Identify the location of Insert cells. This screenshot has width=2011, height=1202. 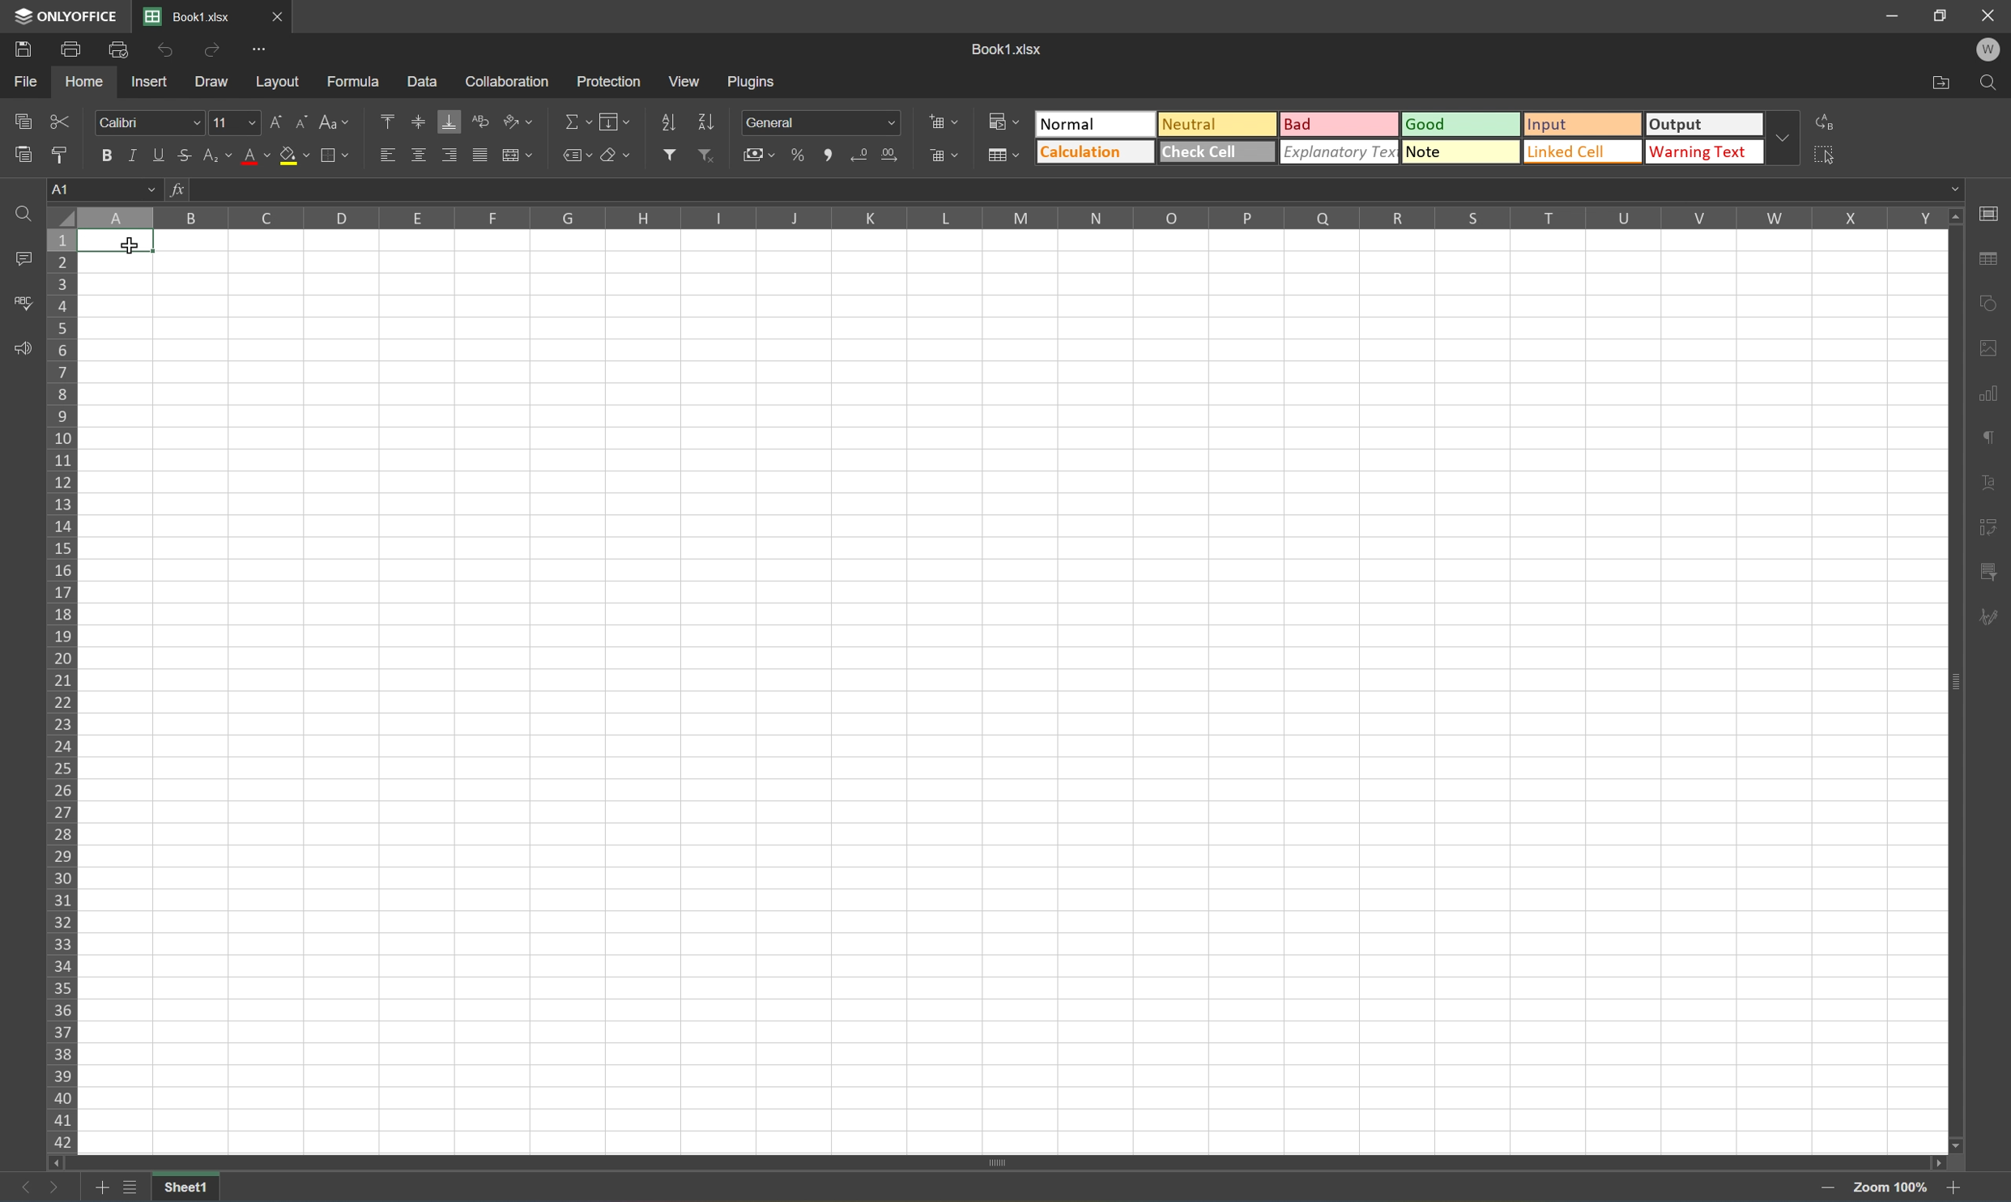
(940, 120).